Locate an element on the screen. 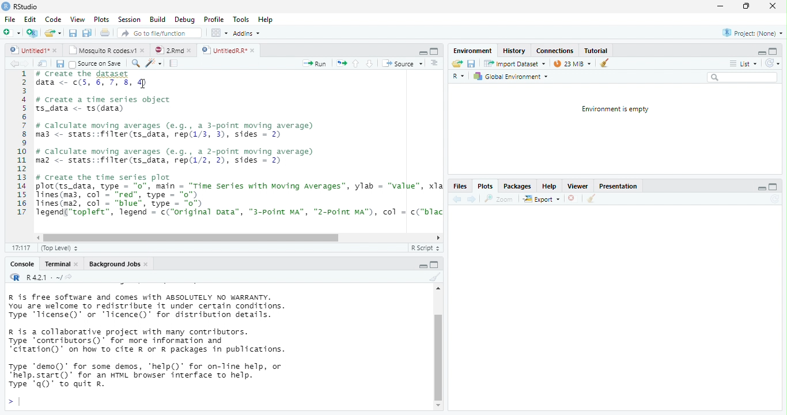 The width and height of the screenshot is (787, 415). Help is located at coordinates (548, 186).